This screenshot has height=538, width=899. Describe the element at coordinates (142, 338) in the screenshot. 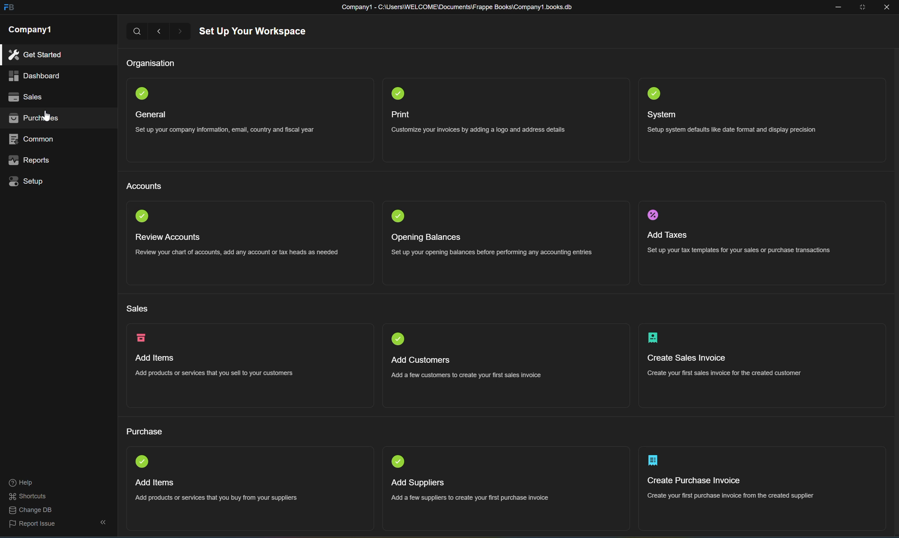

I see `logo` at that location.